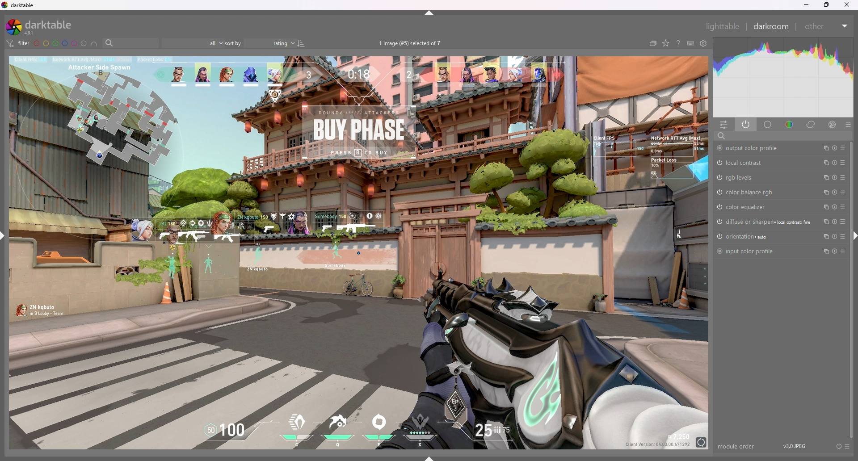 This screenshot has height=461, width=858. I want to click on filter by text, so click(130, 43).